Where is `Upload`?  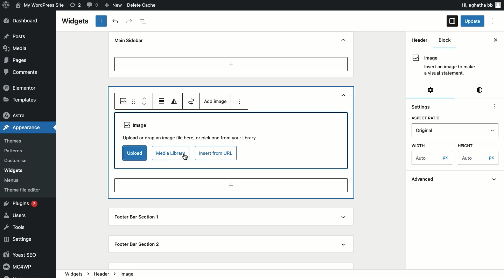 Upload is located at coordinates (134, 153).